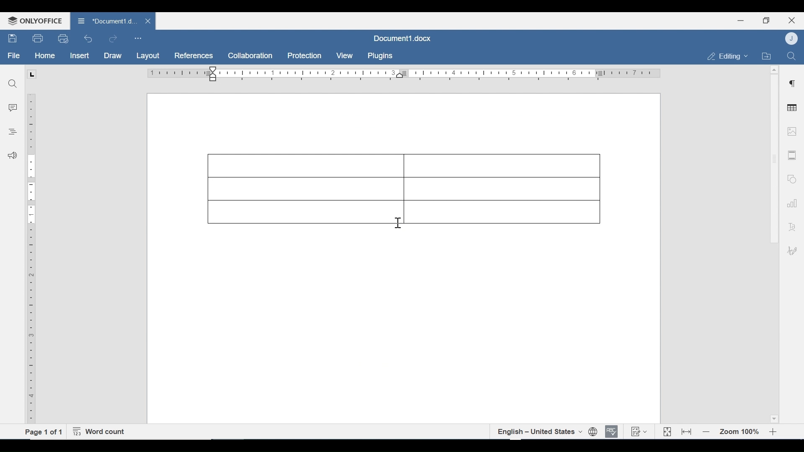  I want to click on OnlyOffice, so click(33, 21).